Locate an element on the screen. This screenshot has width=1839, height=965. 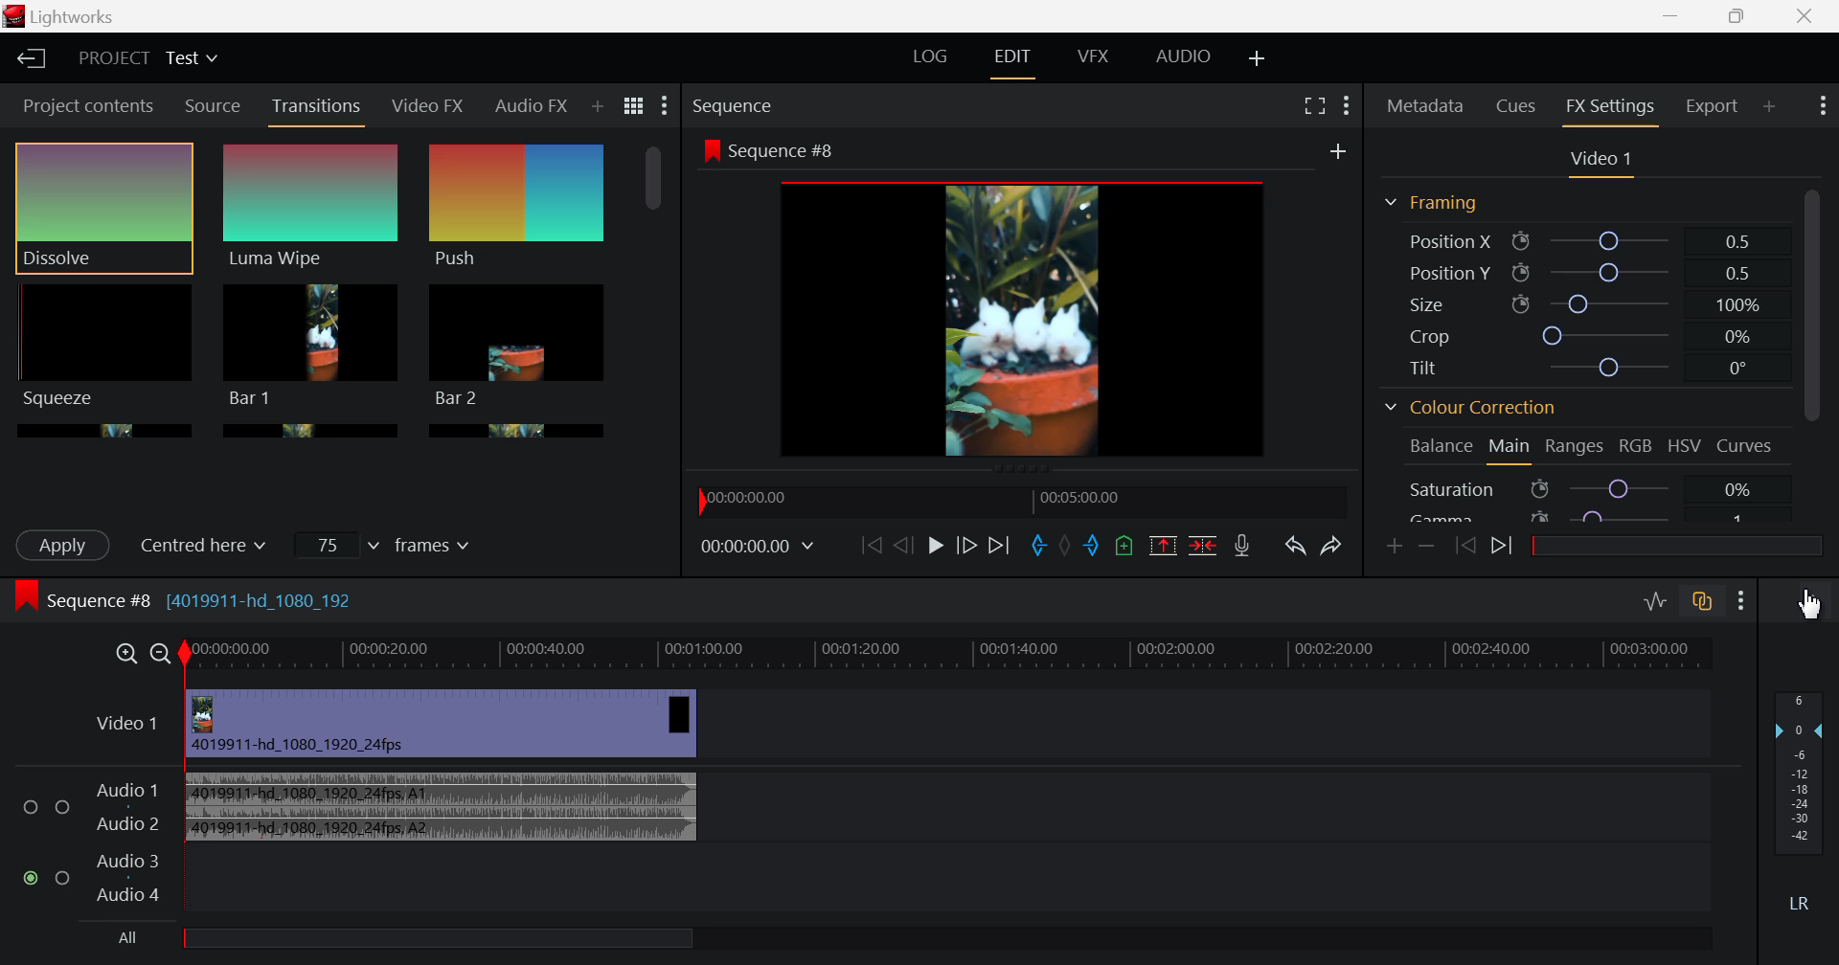
Sequence Preview Screen is located at coordinates (1027, 301).